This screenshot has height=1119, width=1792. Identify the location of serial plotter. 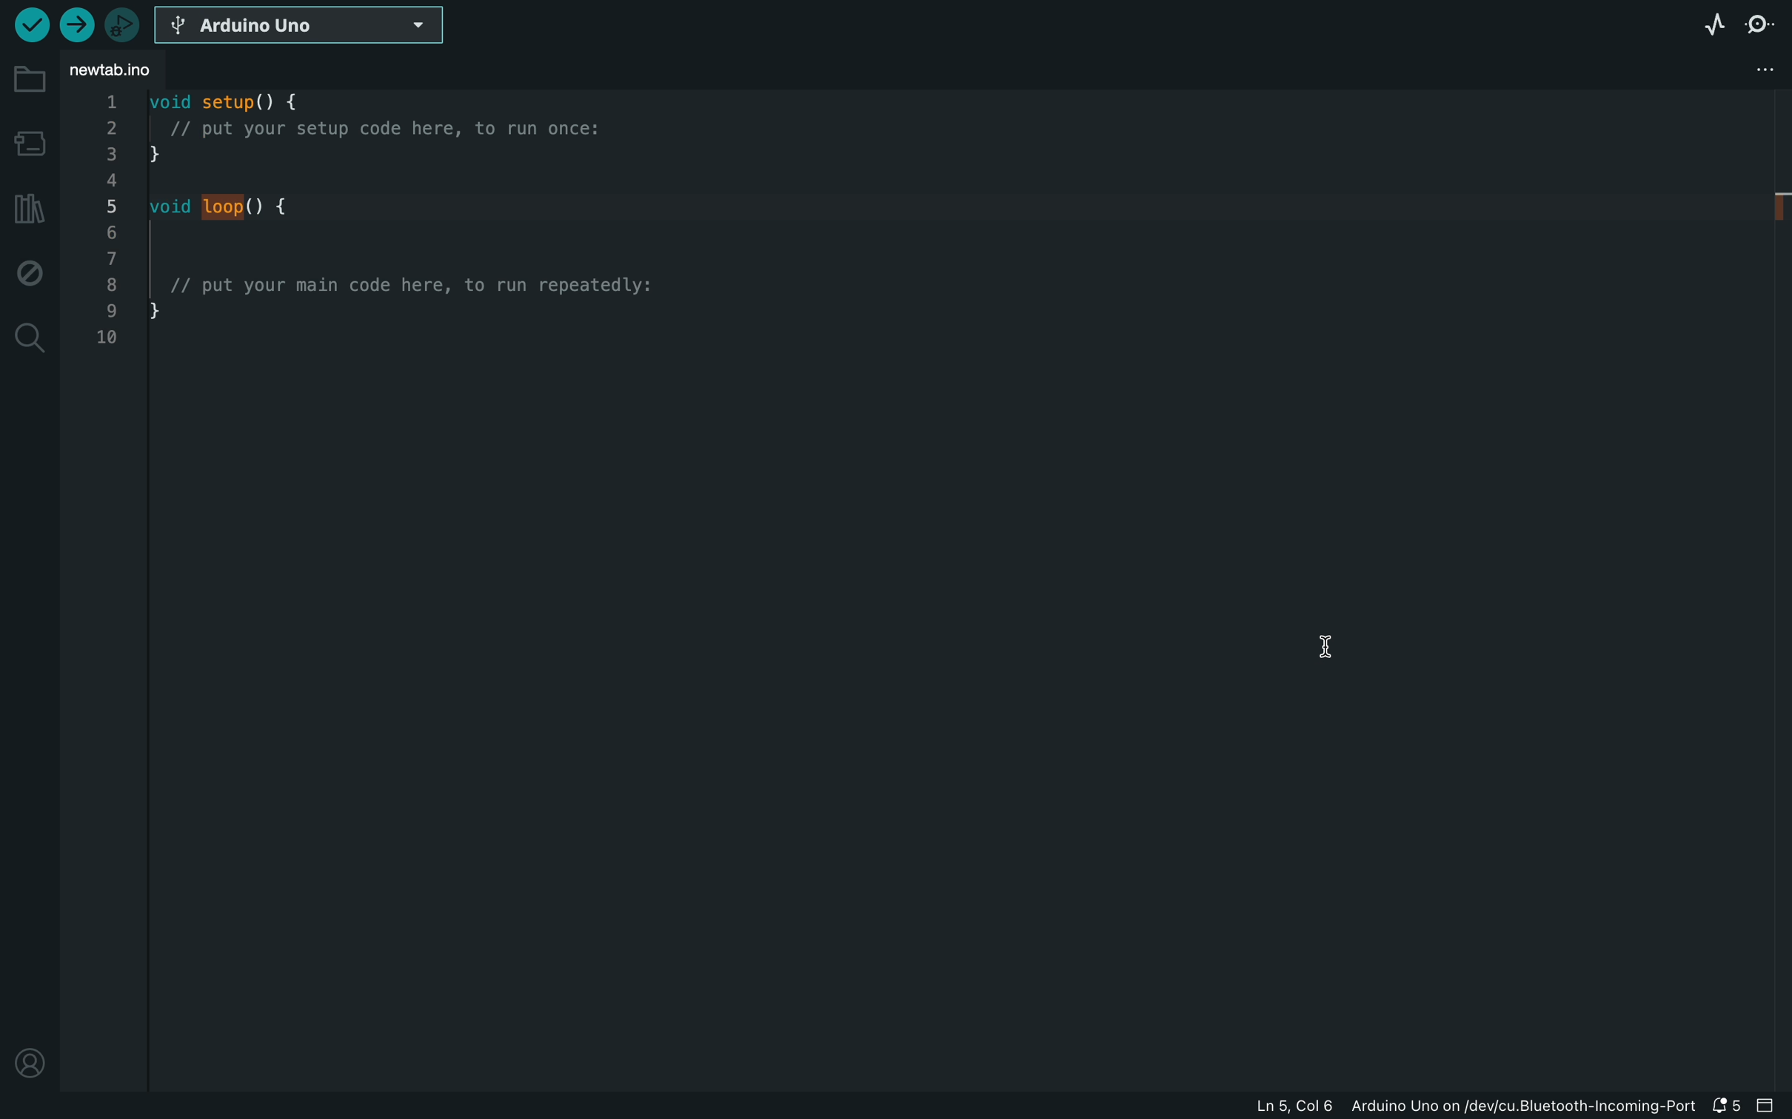
(1713, 24).